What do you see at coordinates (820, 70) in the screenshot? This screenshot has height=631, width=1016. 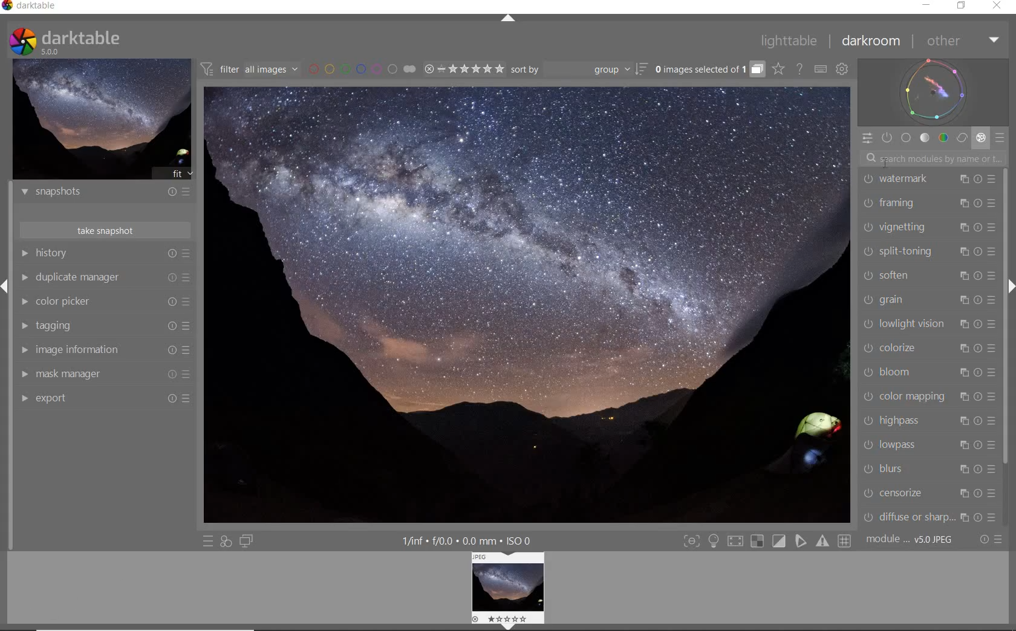 I see `SET KEYBOARD SHORTCUTS` at bounding box center [820, 70].